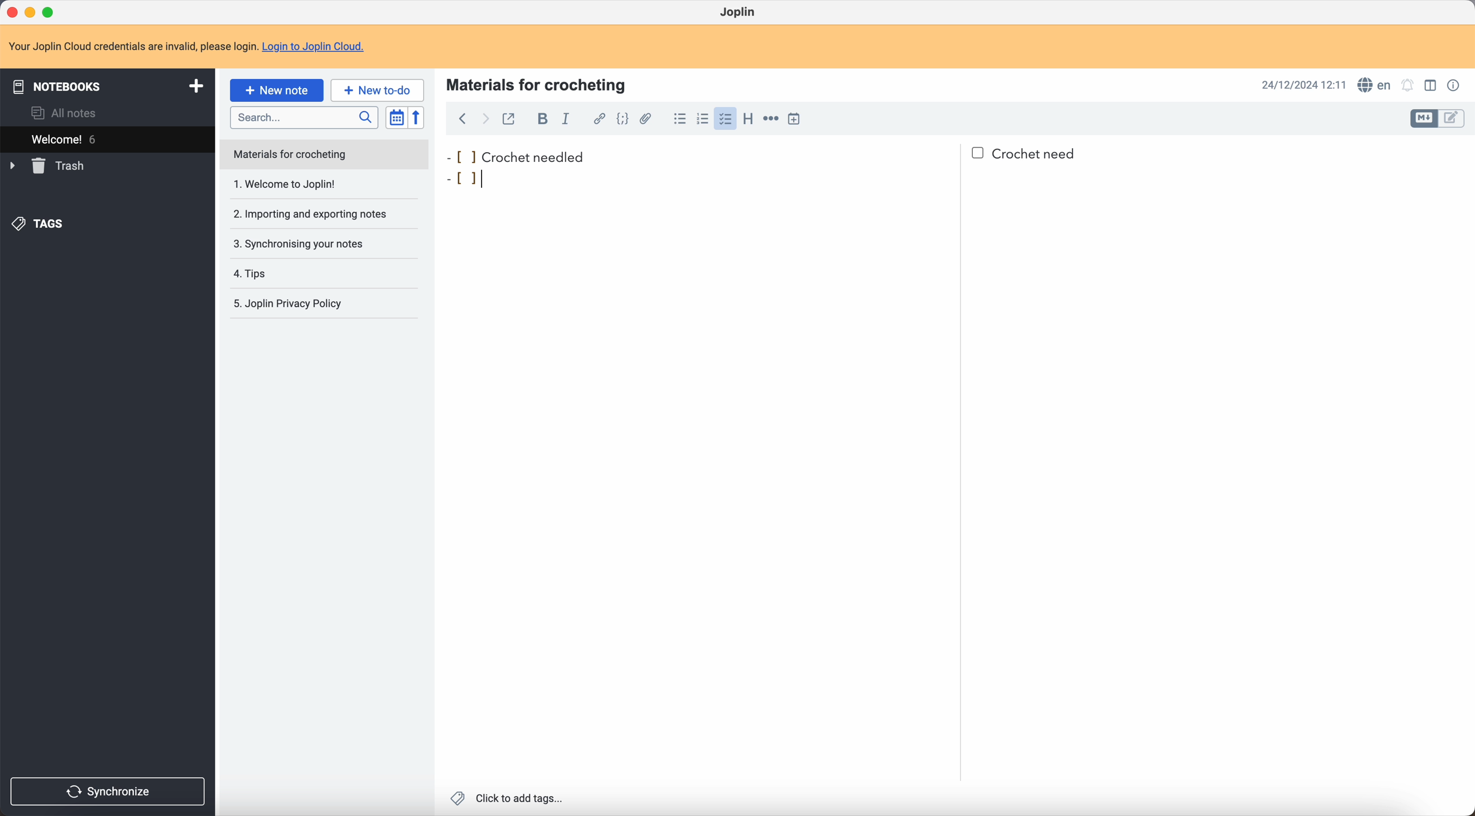 The width and height of the screenshot is (1475, 816). Describe the element at coordinates (597, 118) in the screenshot. I see `hyperlink` at that location.